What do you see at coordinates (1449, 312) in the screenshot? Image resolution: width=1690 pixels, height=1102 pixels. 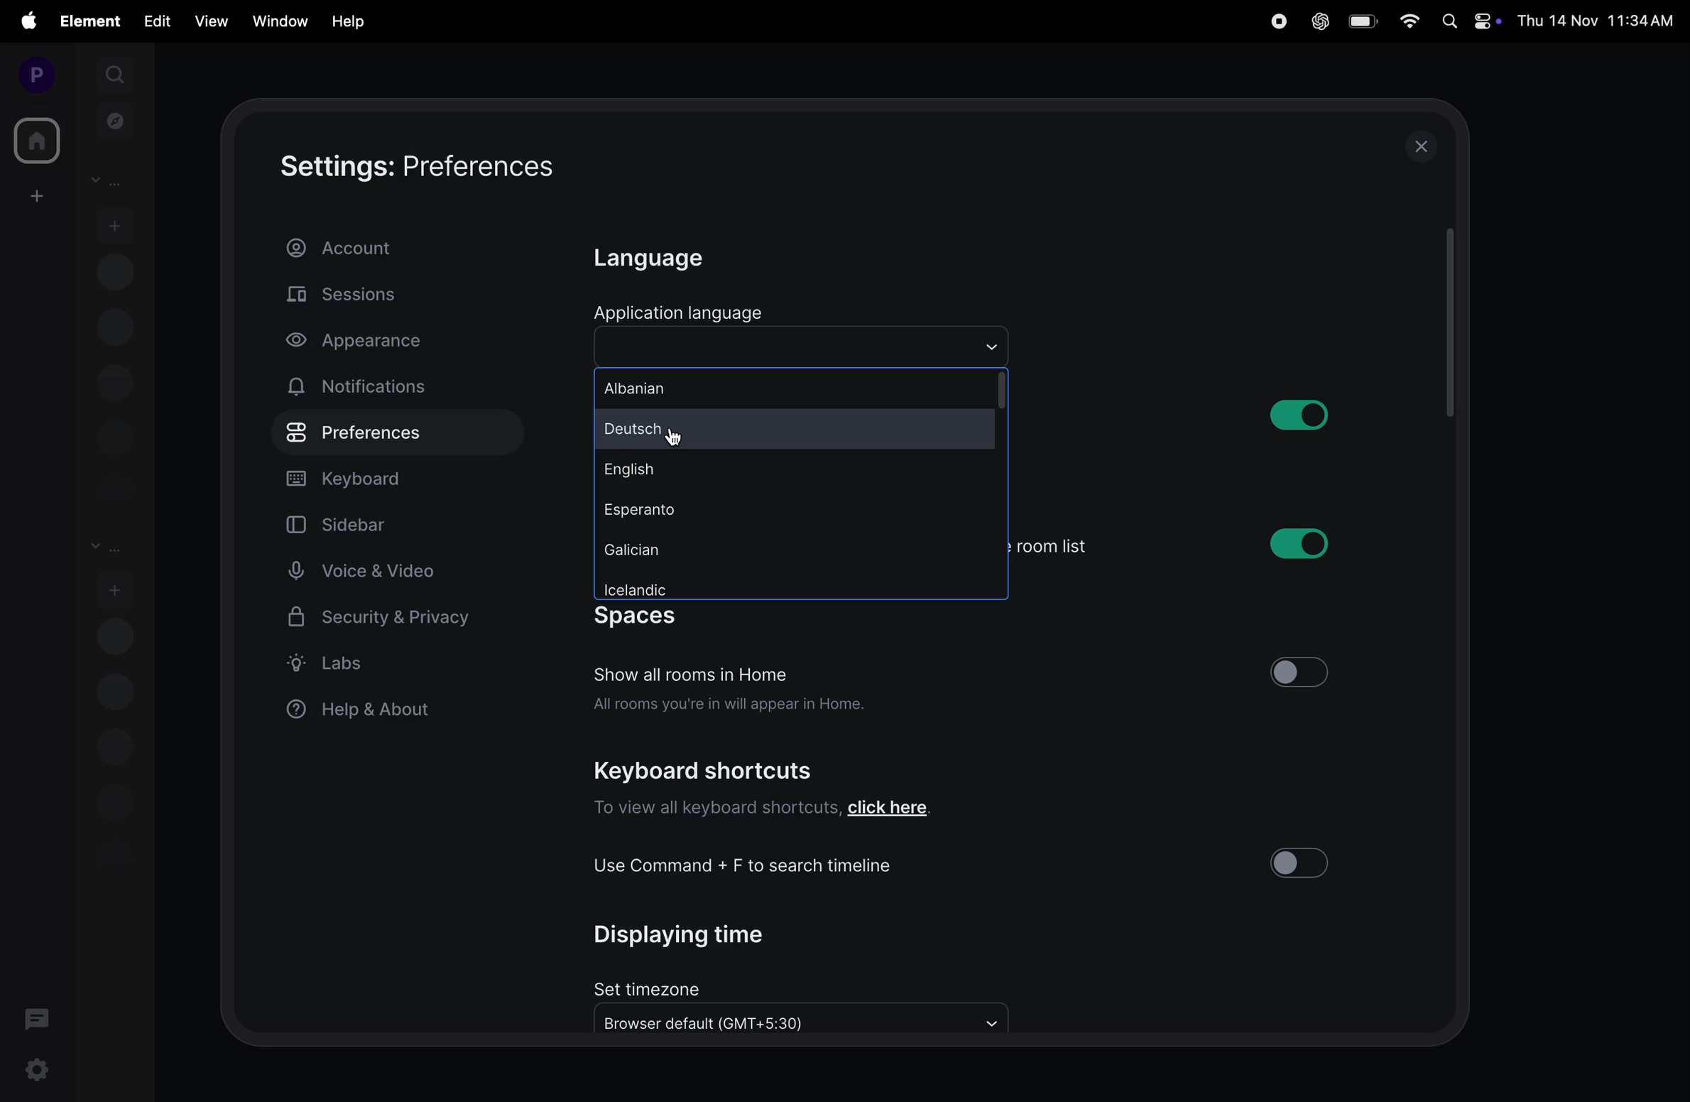 I see `scrollbar` at bounding box center [1449, 312].